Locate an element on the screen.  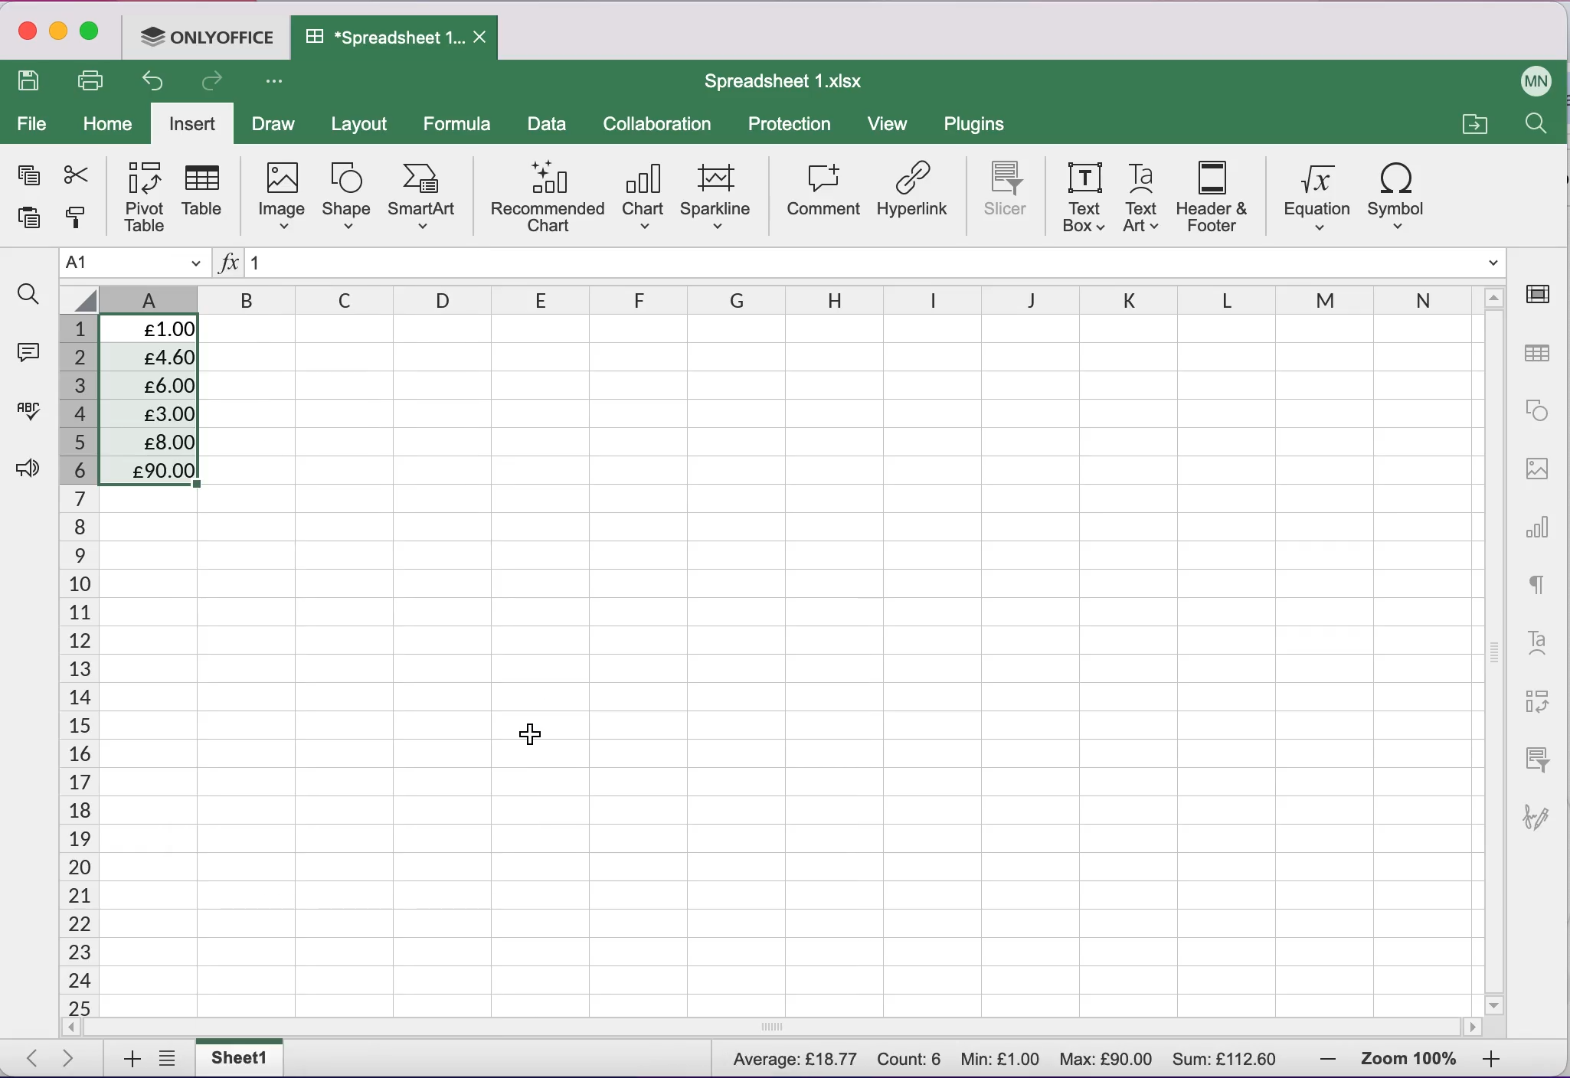
cells numbers is located at coordinates (74, 665).